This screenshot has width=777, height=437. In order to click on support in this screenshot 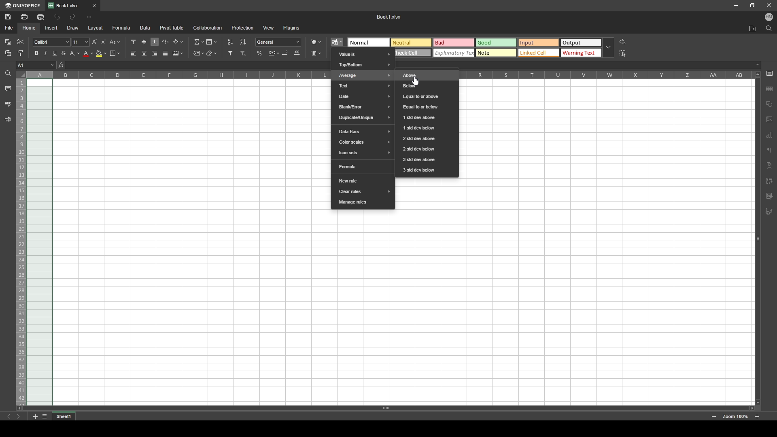, I will do `click(8, 120)`.